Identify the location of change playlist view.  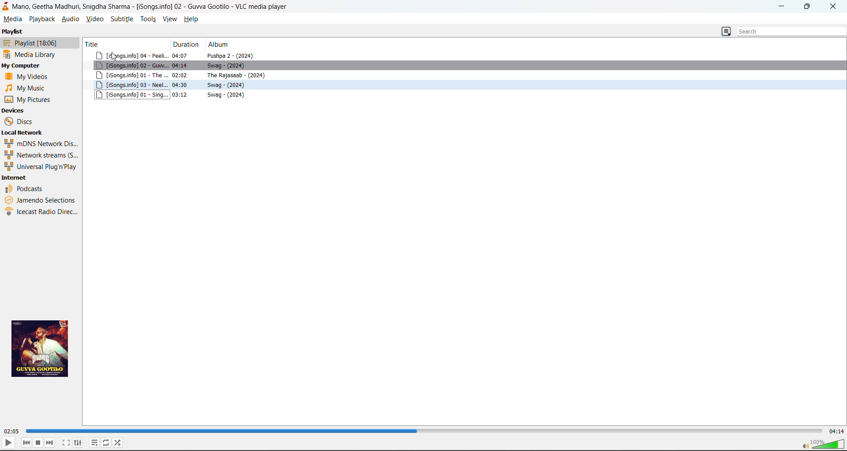
(726, 32).